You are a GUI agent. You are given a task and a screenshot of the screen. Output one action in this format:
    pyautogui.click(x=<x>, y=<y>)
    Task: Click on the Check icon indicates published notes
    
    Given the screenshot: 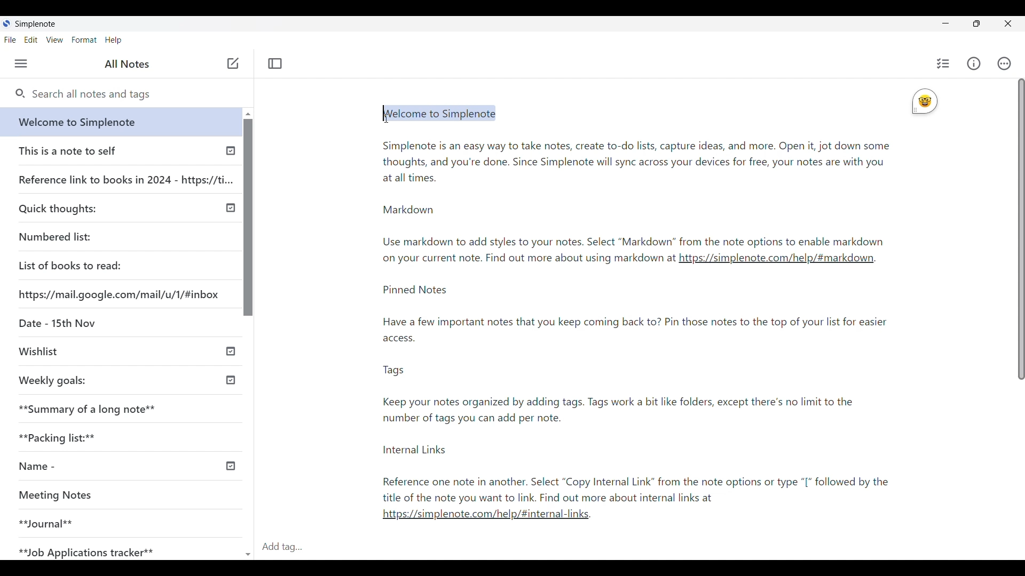 What is the action you would take?
    pyautogui.click(x=230, y=208)
    